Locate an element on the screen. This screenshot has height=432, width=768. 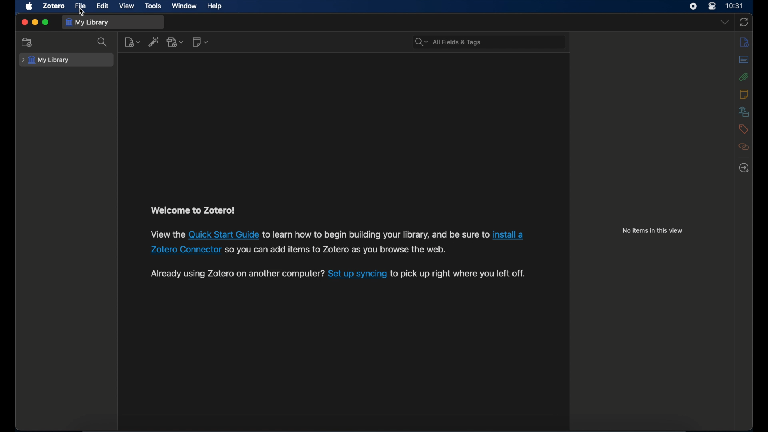
locate is located at coordinates (744, 167).